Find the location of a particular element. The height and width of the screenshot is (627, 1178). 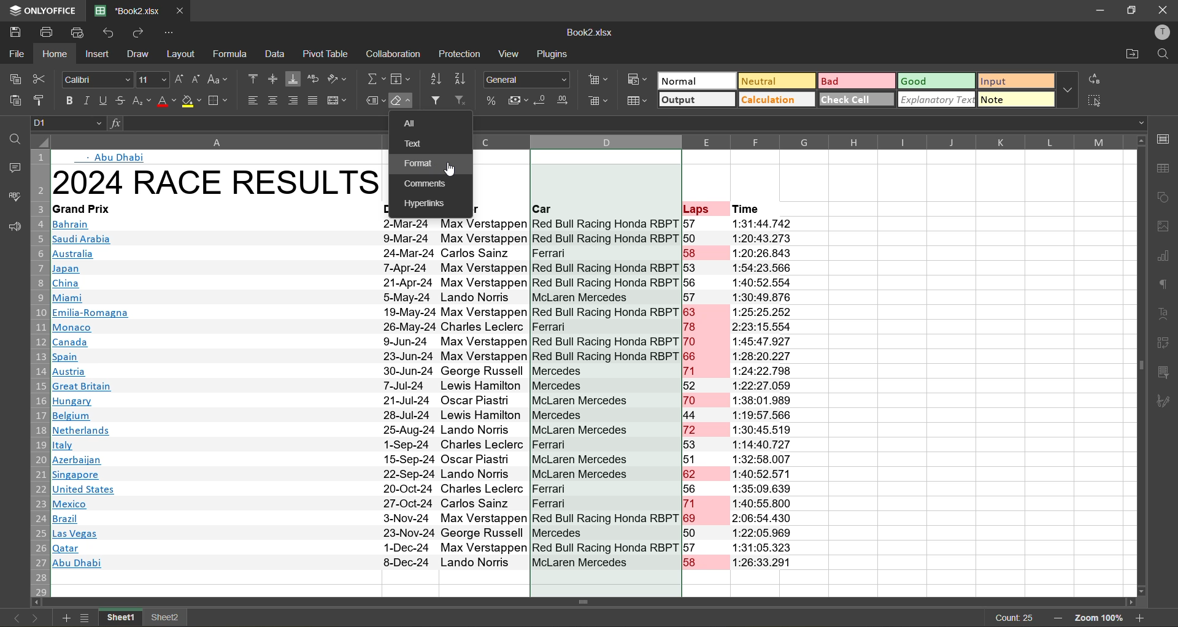

more options is located at coordinates (1068, 89).